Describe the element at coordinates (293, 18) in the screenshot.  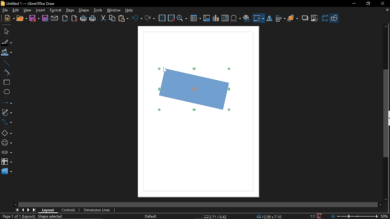
I see `arrange` at that location.